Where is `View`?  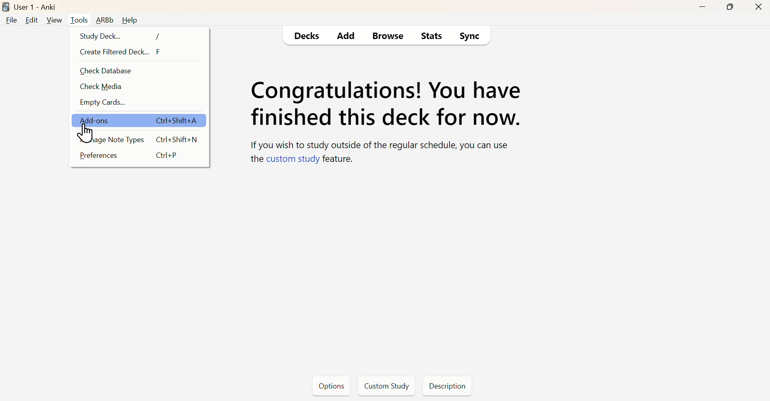 View is located at coordinates (53, 21).